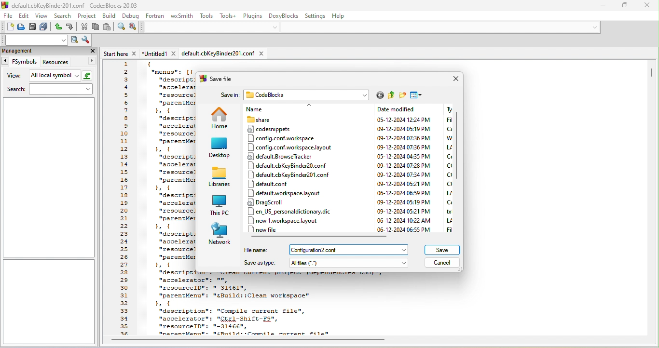  What do you see at coordinates (108, 27) in the screenshot?
I see `paste` at bounding box center [108, 27].